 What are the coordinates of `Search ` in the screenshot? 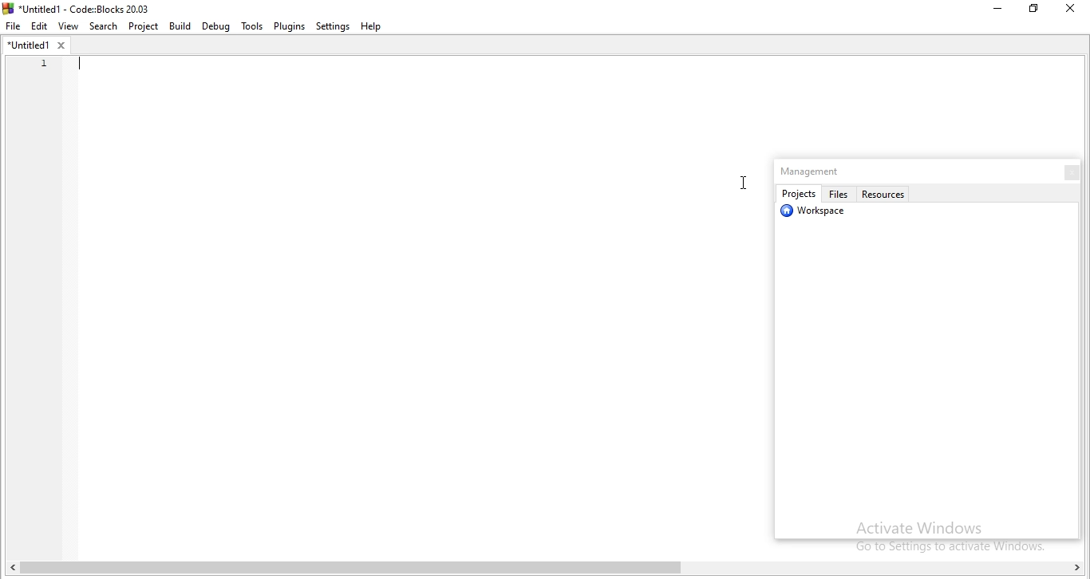 It's located at (104, 26).